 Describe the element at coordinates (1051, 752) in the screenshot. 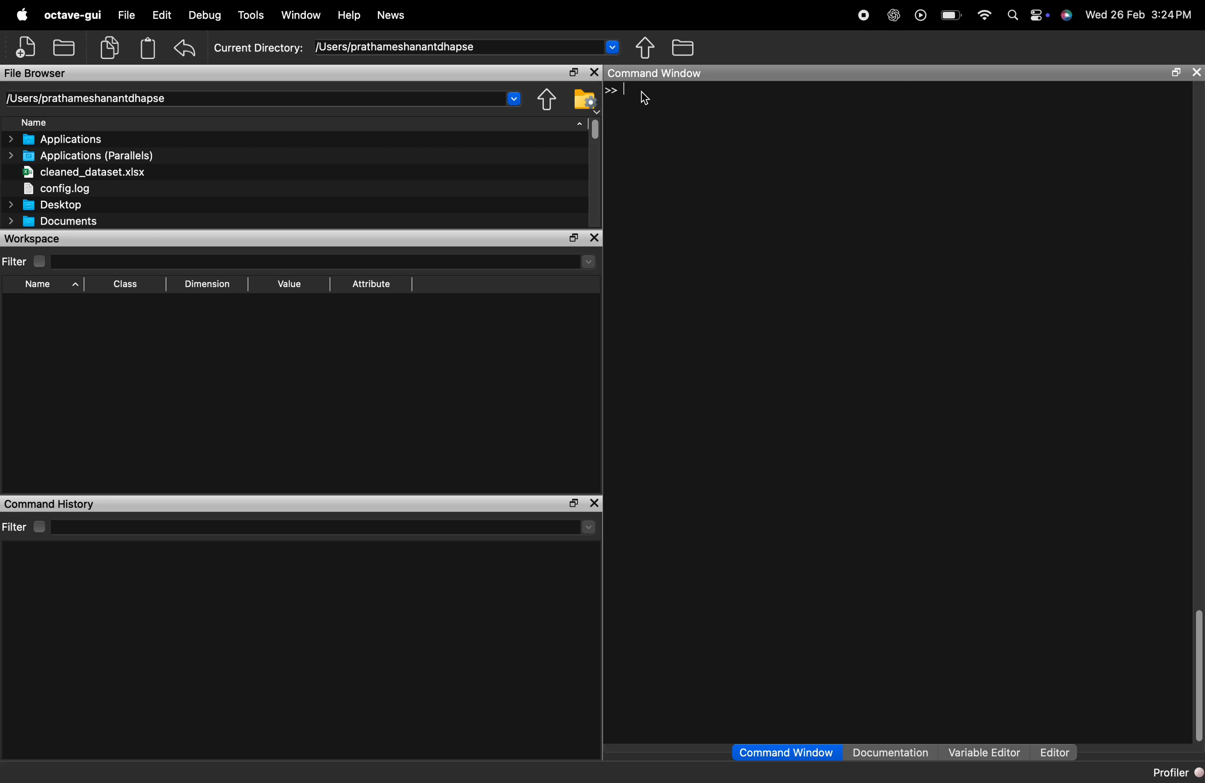

I see `Editor` at that location.